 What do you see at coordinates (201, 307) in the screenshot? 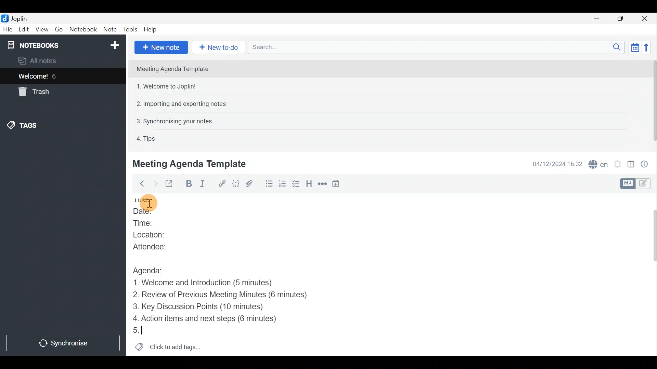
I see `Key Discussion Points (10 minutes)` at bounding box center [201, 307].